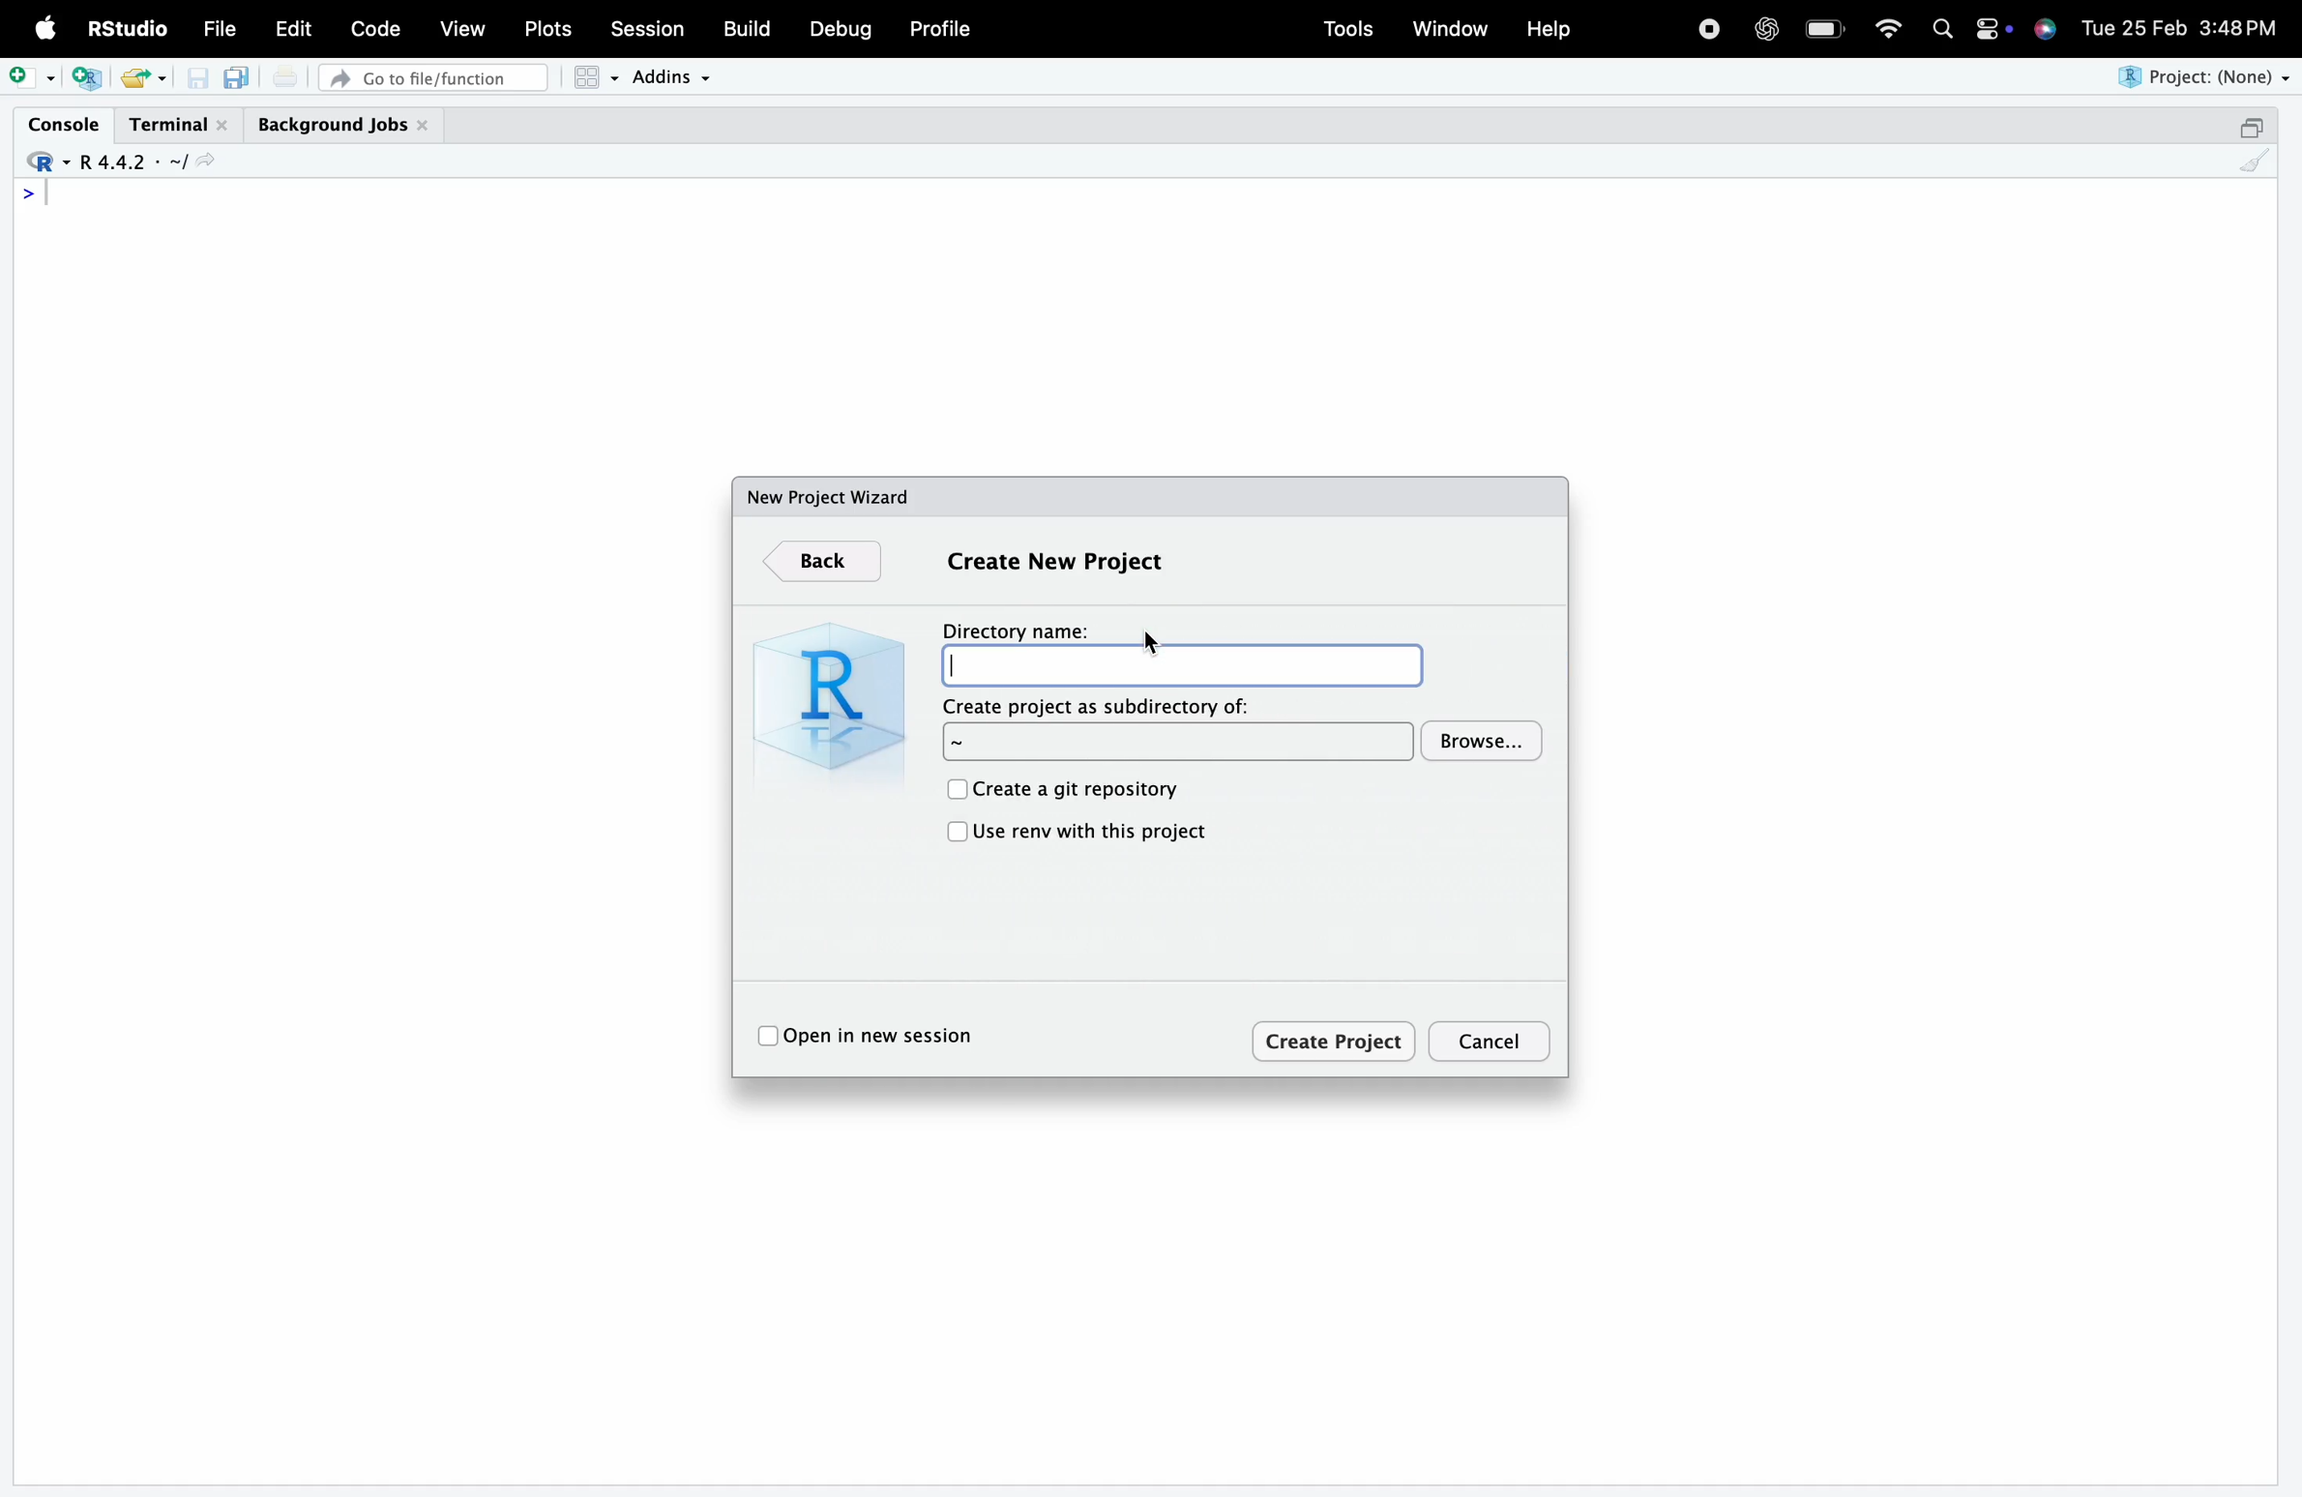 This screenshot has width=2302, height=1497. What do you see at coordinates (942, 28) in the screenshot?
I see `Profile` at bounding box center [942, 28].